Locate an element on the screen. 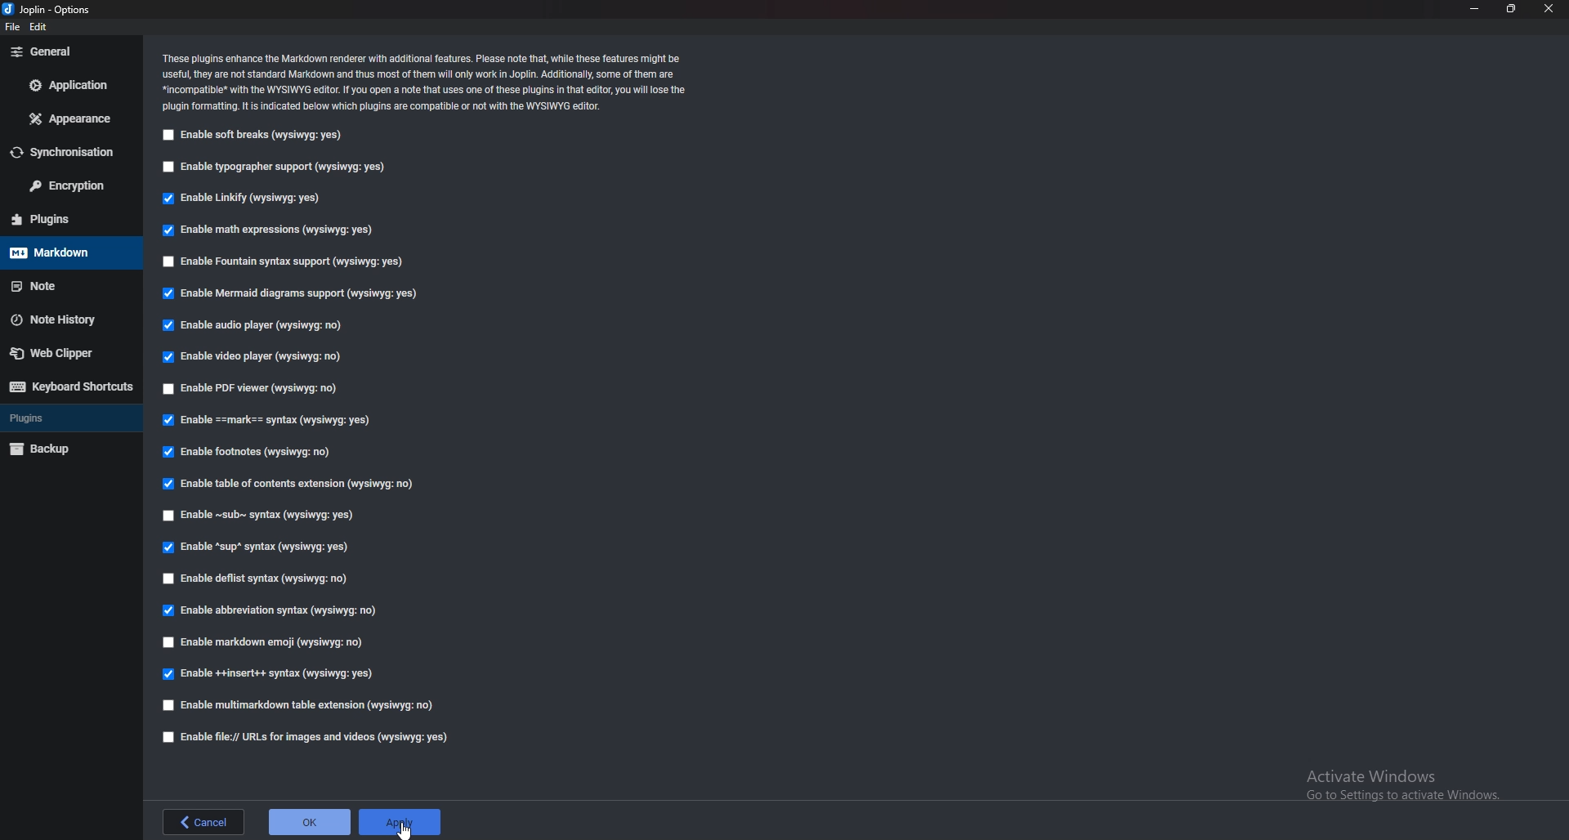 The height and width of the screenshot is (840, 1569). enable video player is located at coordinates (250, 359).